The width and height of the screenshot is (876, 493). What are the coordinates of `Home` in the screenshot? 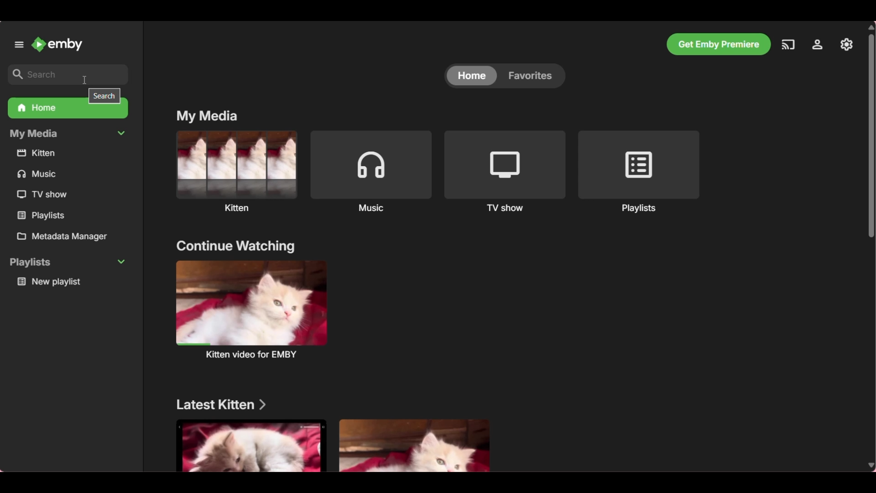 It's located at (68, 112).